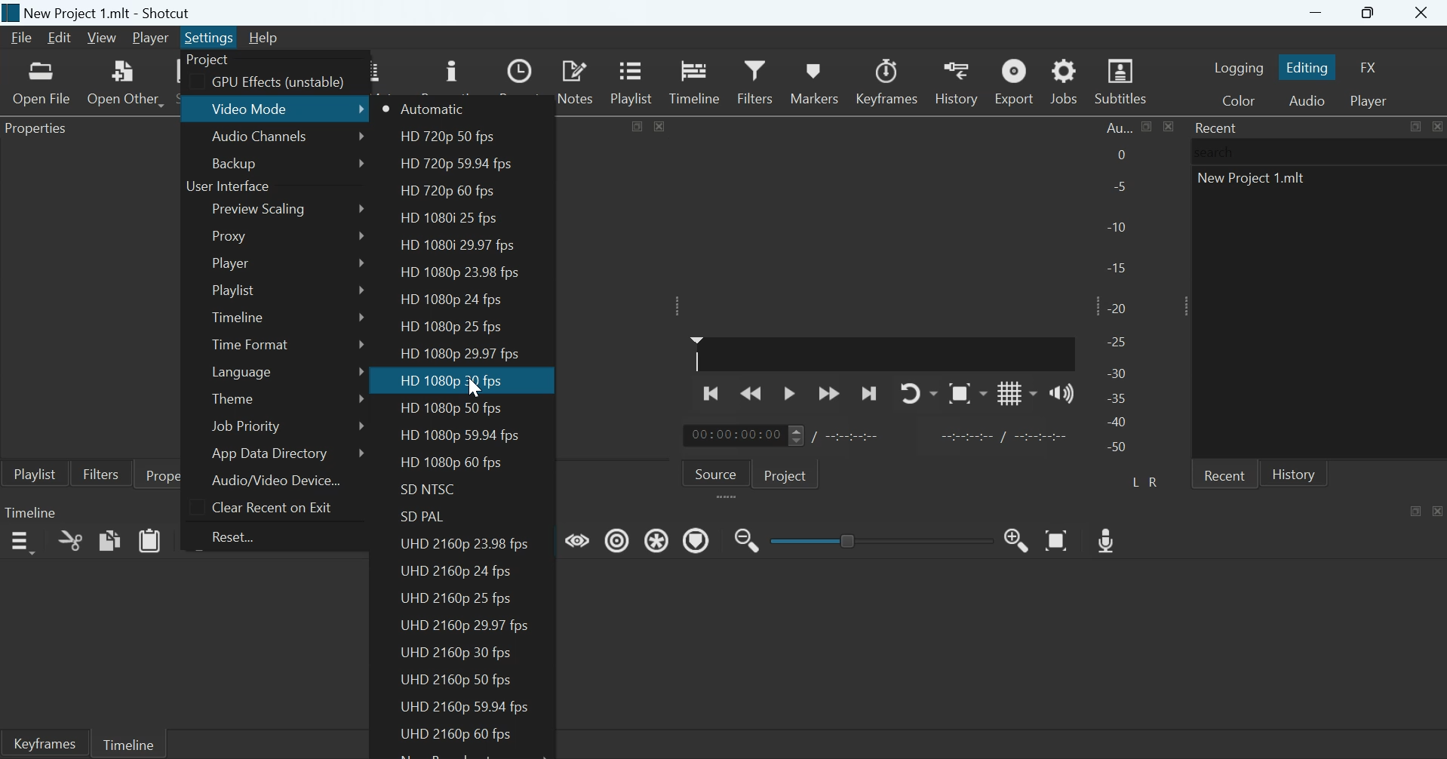 The width and height of the screenshot is (1447, 759). I want to click on Recent, so click(1218, 128).